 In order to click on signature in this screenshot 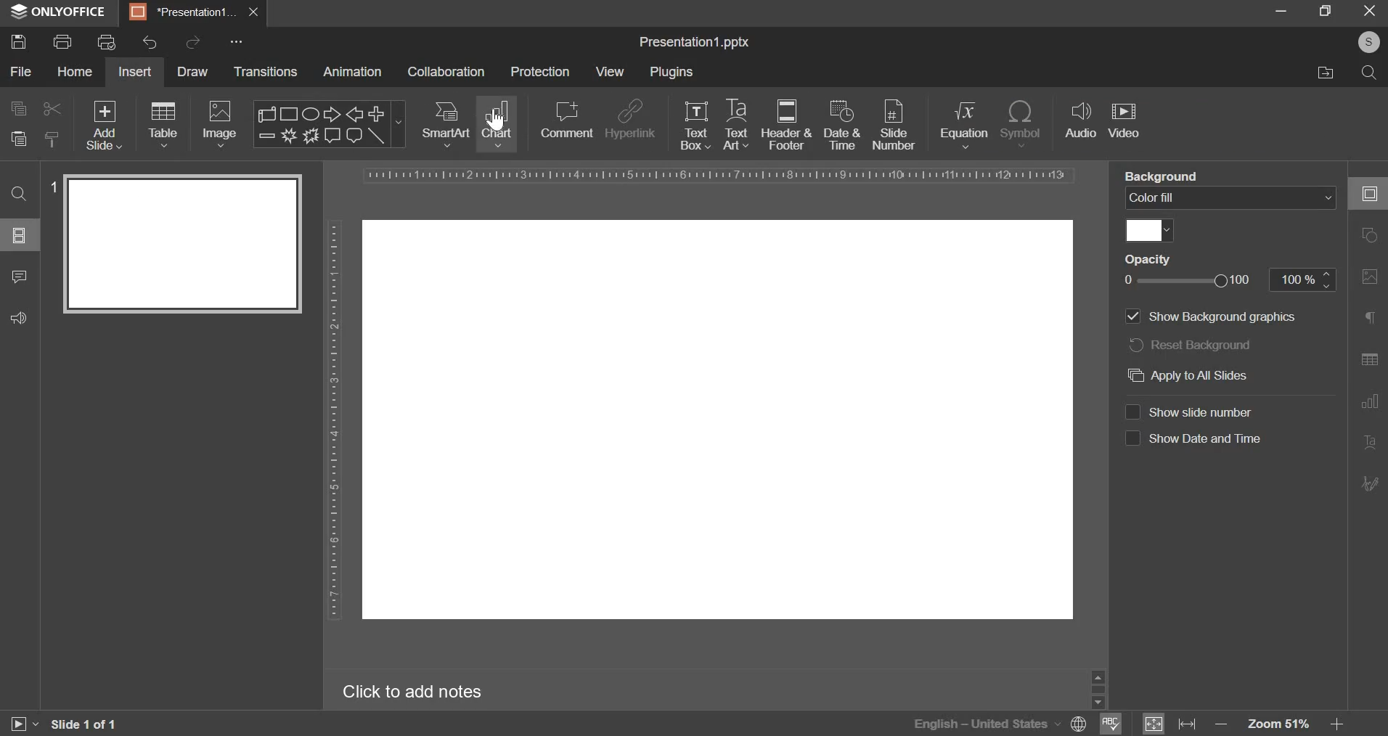, I will do `click(1370, 484)`.